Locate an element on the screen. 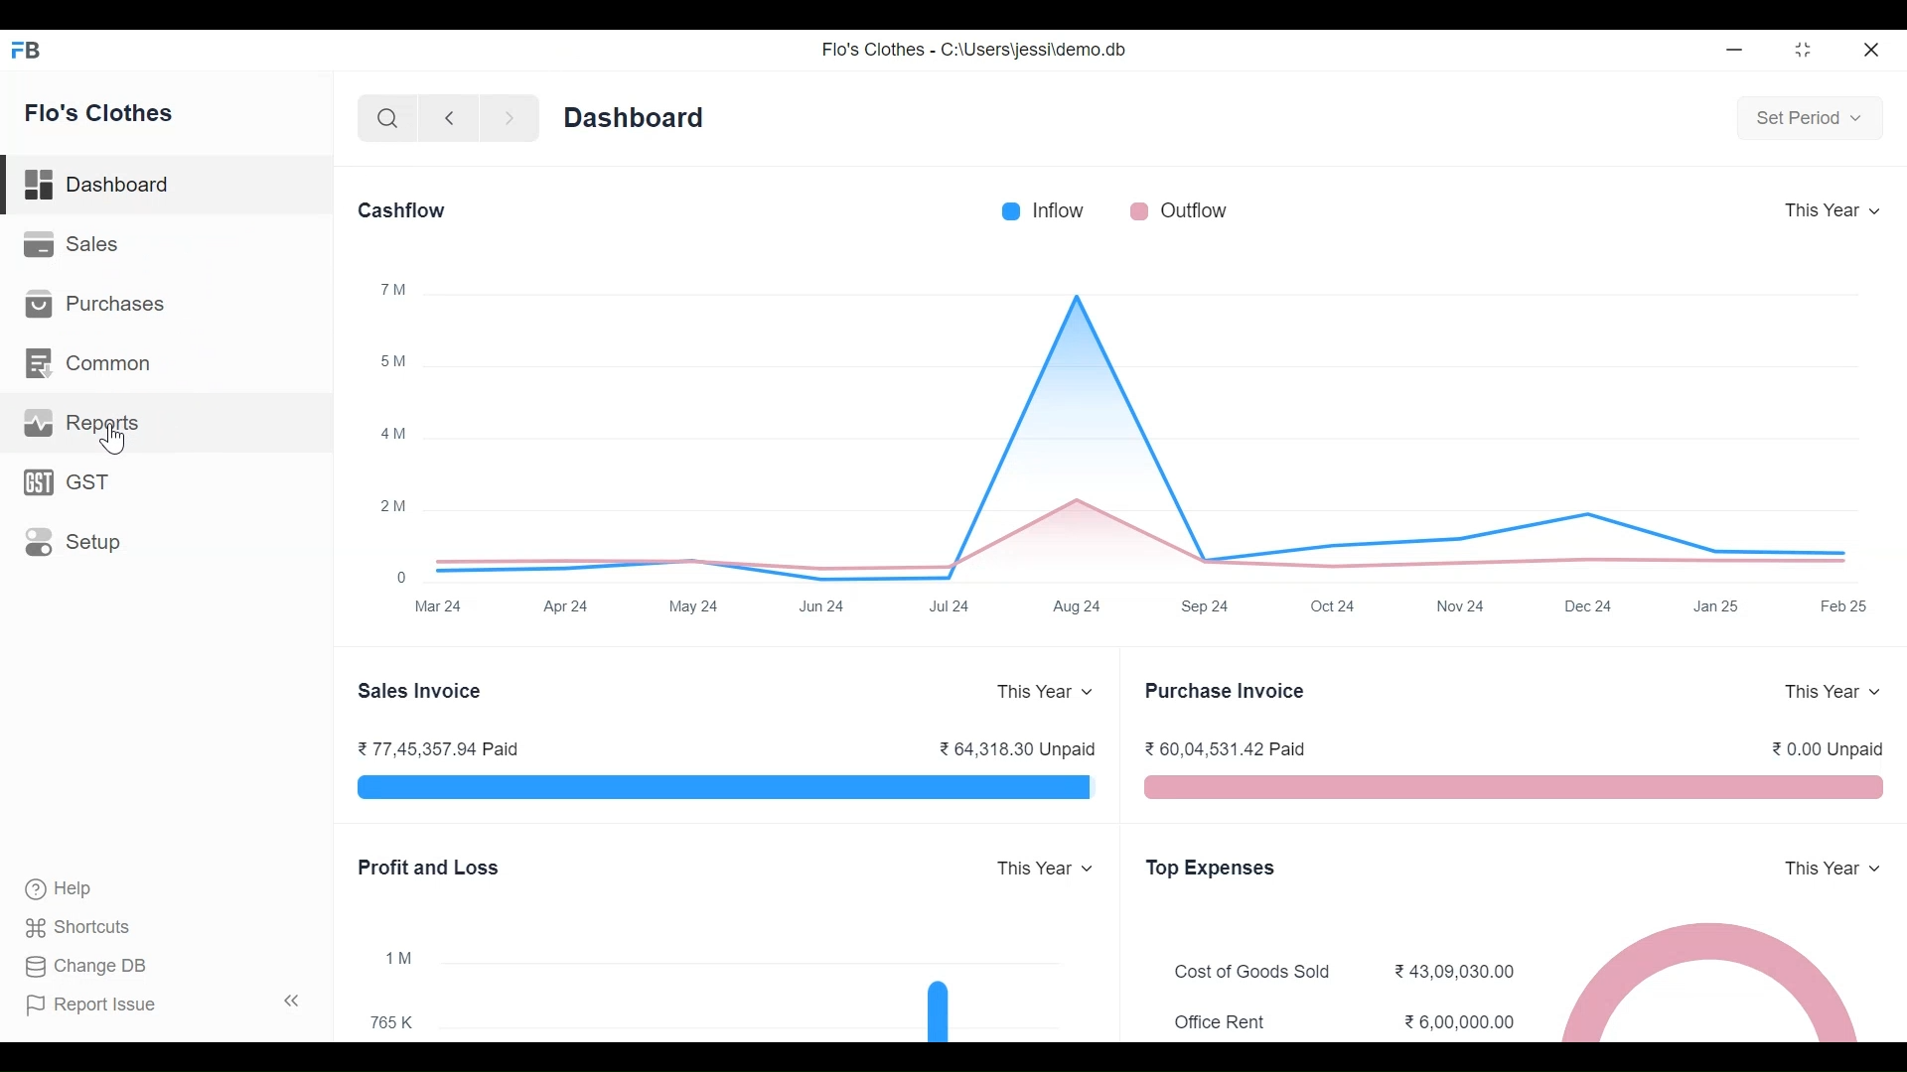 This screenshot has width=1907, height=1072. 5M is located at coordinates (393, 361).